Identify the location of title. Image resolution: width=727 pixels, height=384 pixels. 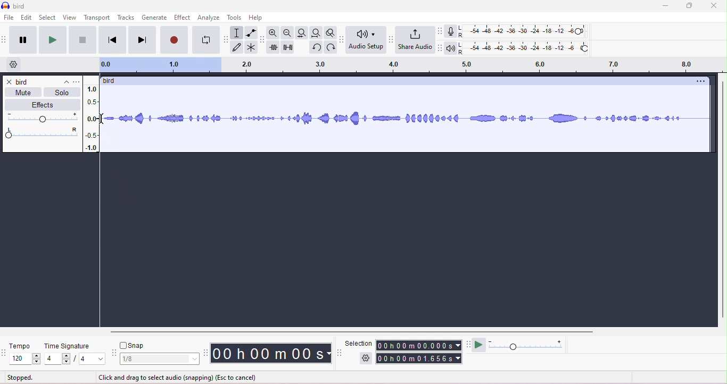
(15, 6).